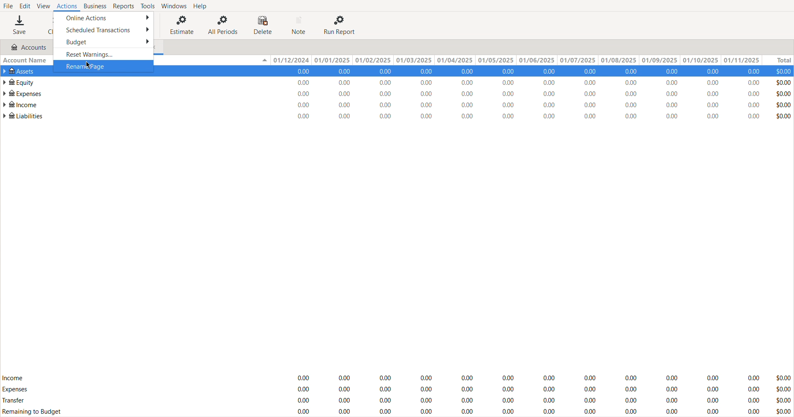 The image size is (794, 417). What do you see at coordinates (103, 65) in the screenshot?
I see `Rename Project` at bounding box center [103, 65].